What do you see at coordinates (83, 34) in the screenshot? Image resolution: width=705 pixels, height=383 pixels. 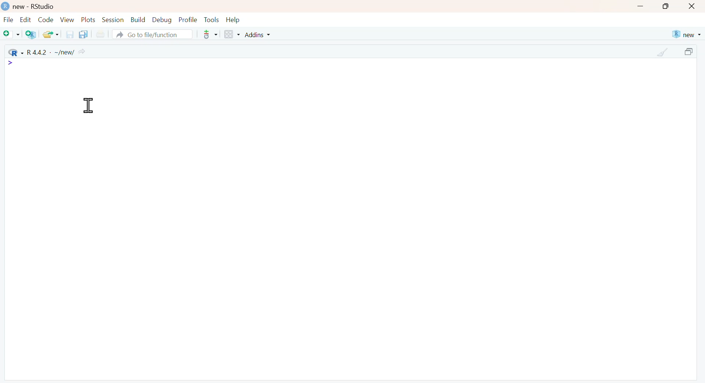 I see `Save all the open documents` at bounding box center [83, 34].